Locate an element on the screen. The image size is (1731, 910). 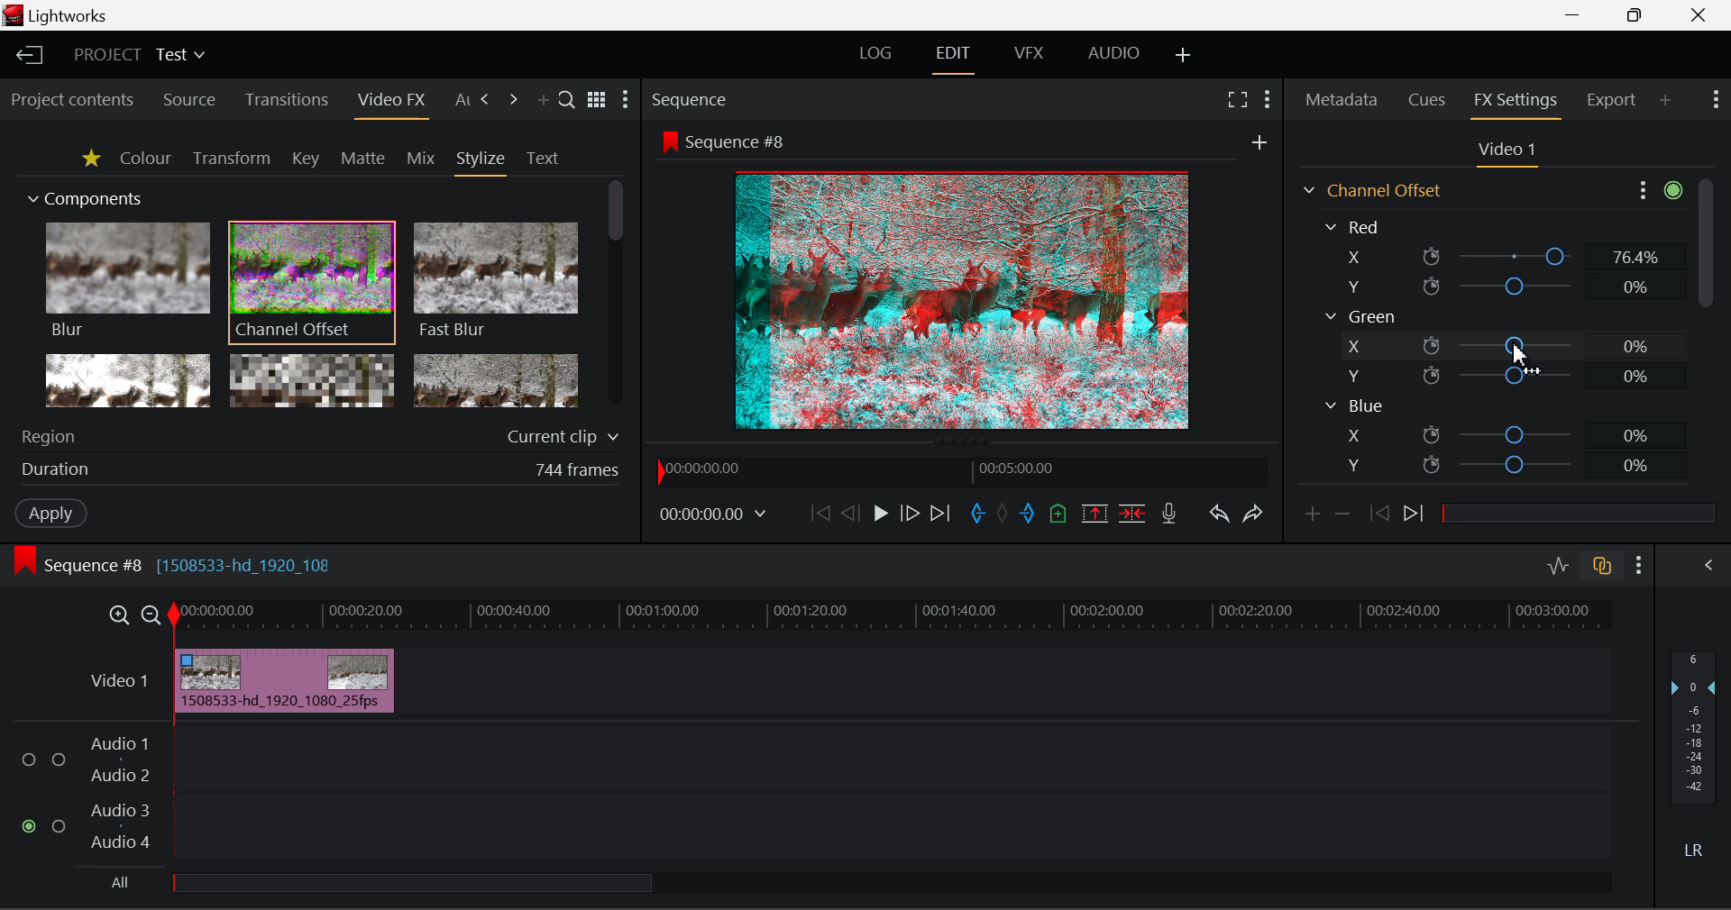
Frame Duration is located at coordinates (321, 471).